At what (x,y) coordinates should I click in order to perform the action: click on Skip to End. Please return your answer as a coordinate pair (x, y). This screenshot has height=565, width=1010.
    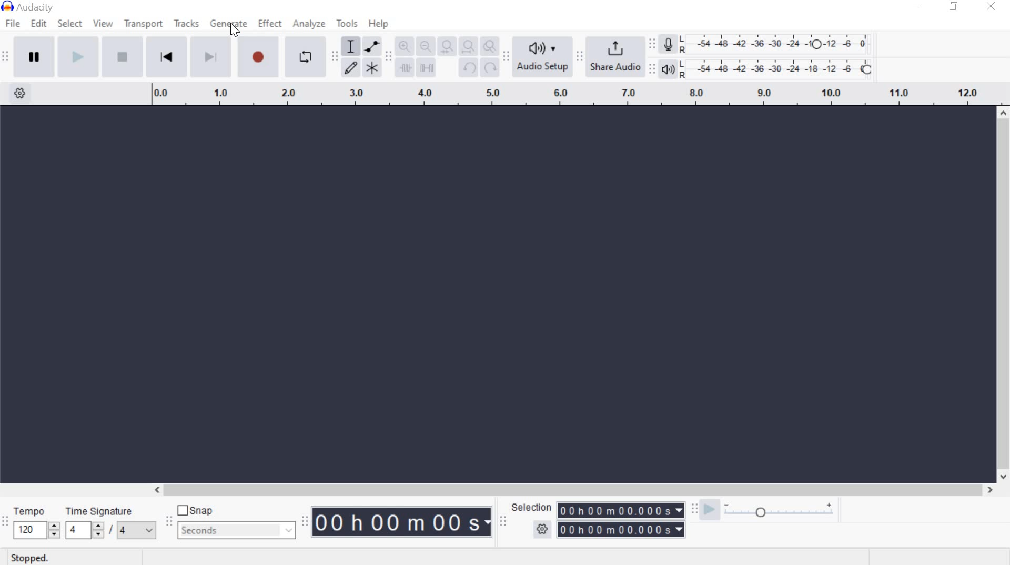
    Looking at the image, I should click on (211, 56).